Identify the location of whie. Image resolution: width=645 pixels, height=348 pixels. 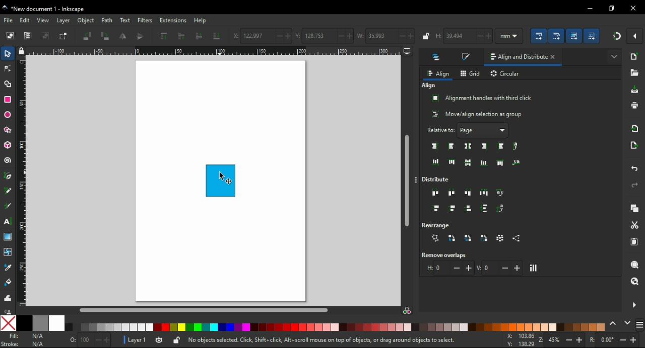
(58, 323).